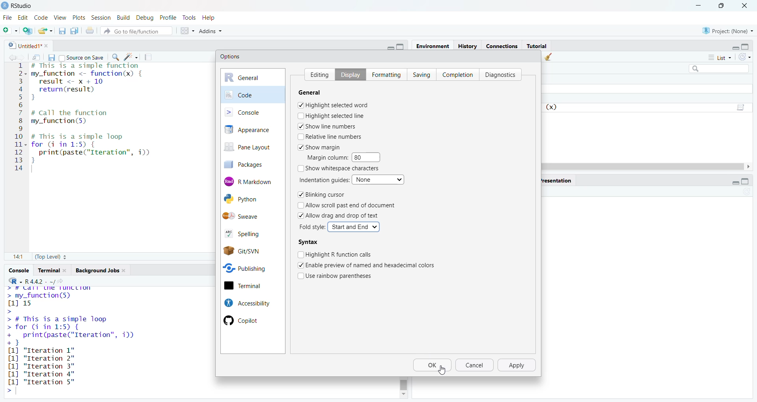 The width and height of the screenshot is (757, 402). Describe the element at coordinates (442, 370) in the screenshot. I see `cursor` at that location.